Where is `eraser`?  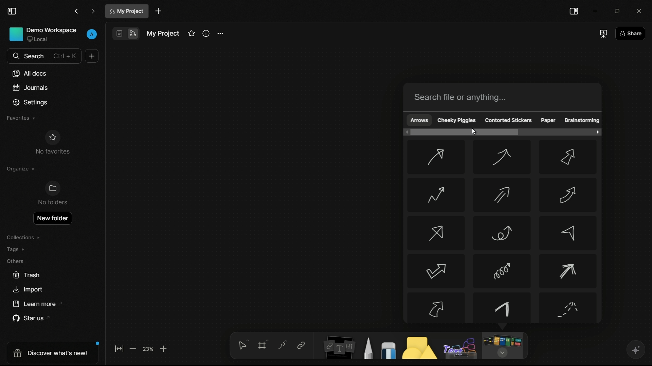 eraser is located at coordinates (388, 350).